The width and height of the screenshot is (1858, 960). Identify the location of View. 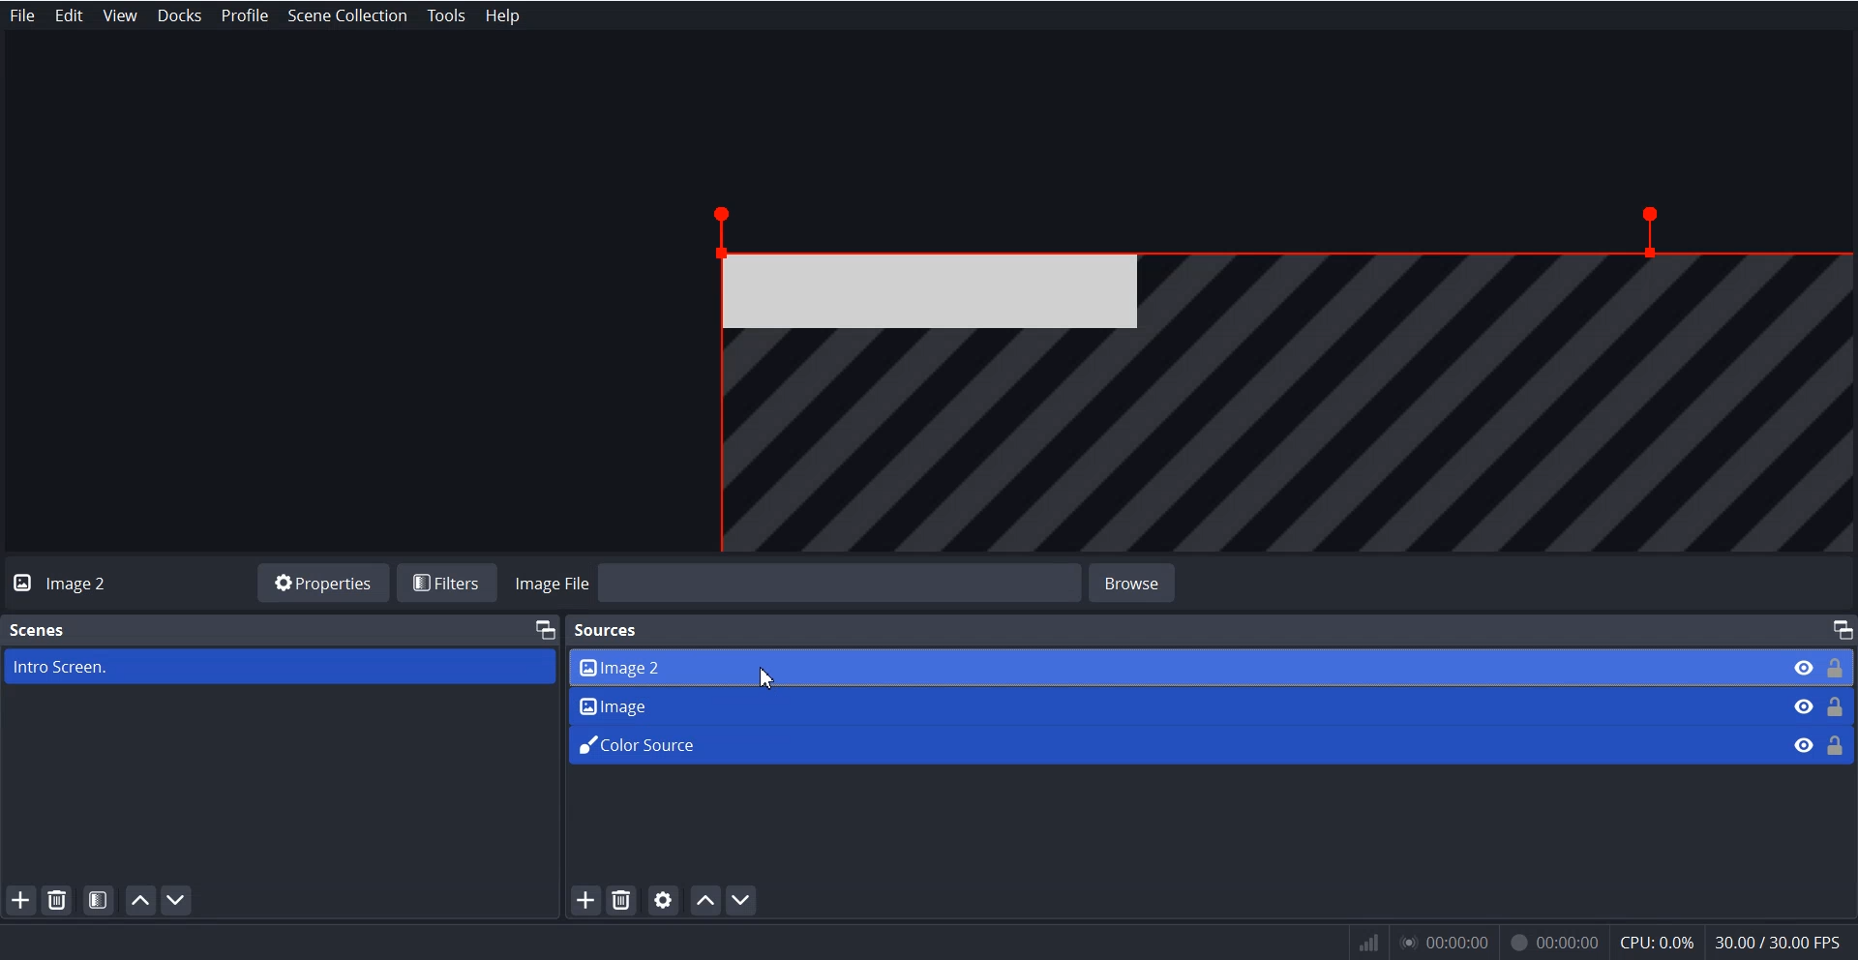
(120, 15).